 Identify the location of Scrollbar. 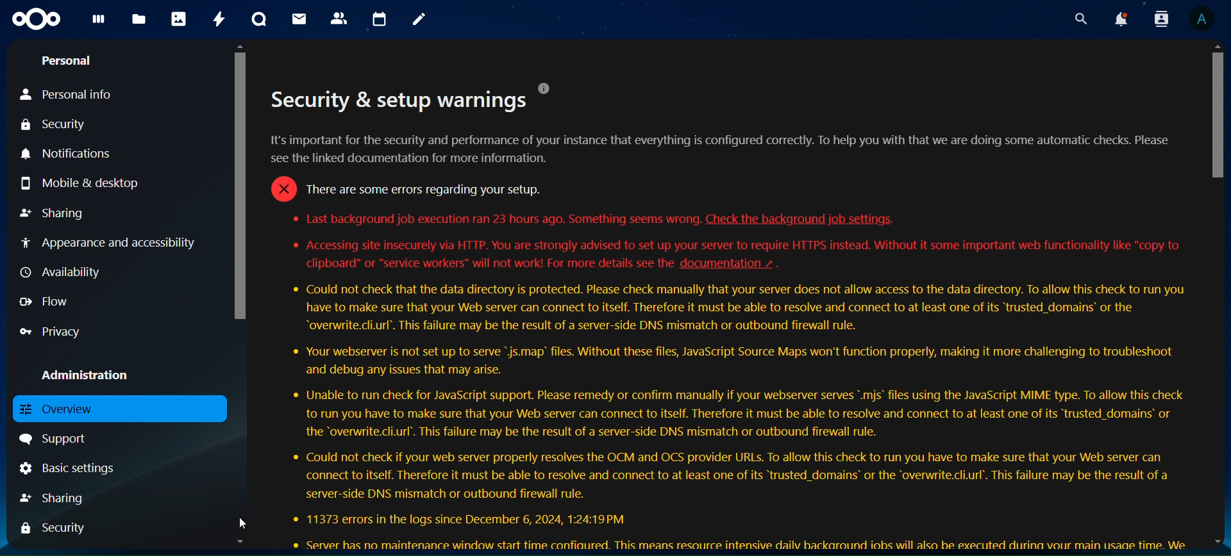
(240, 294).